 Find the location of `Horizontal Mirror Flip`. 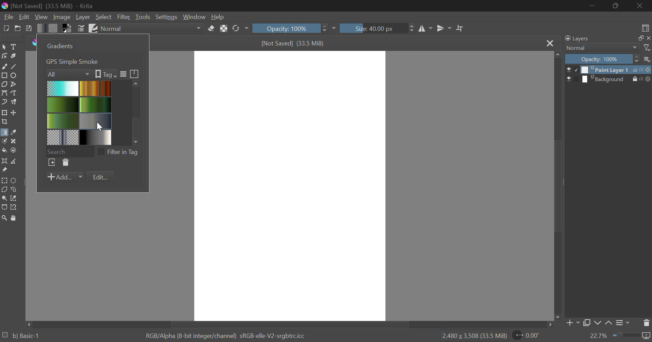

Horizontal Mirror Flip is located at coordinates (442, 29).